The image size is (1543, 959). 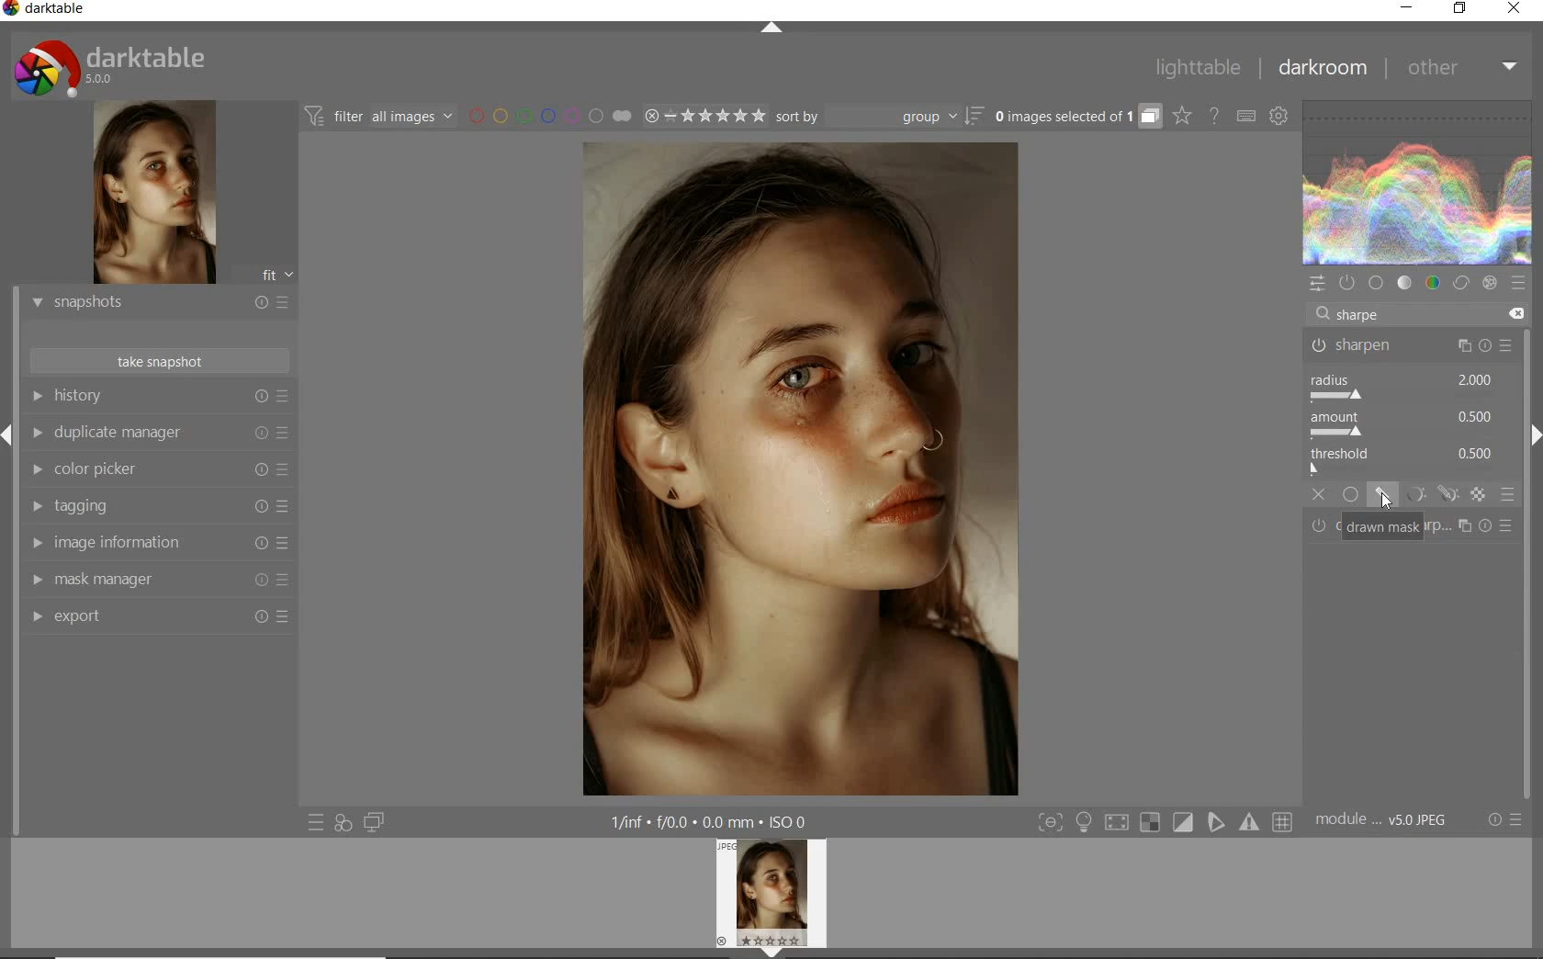 I want to click on OFF, so click(x=1320, y=494).